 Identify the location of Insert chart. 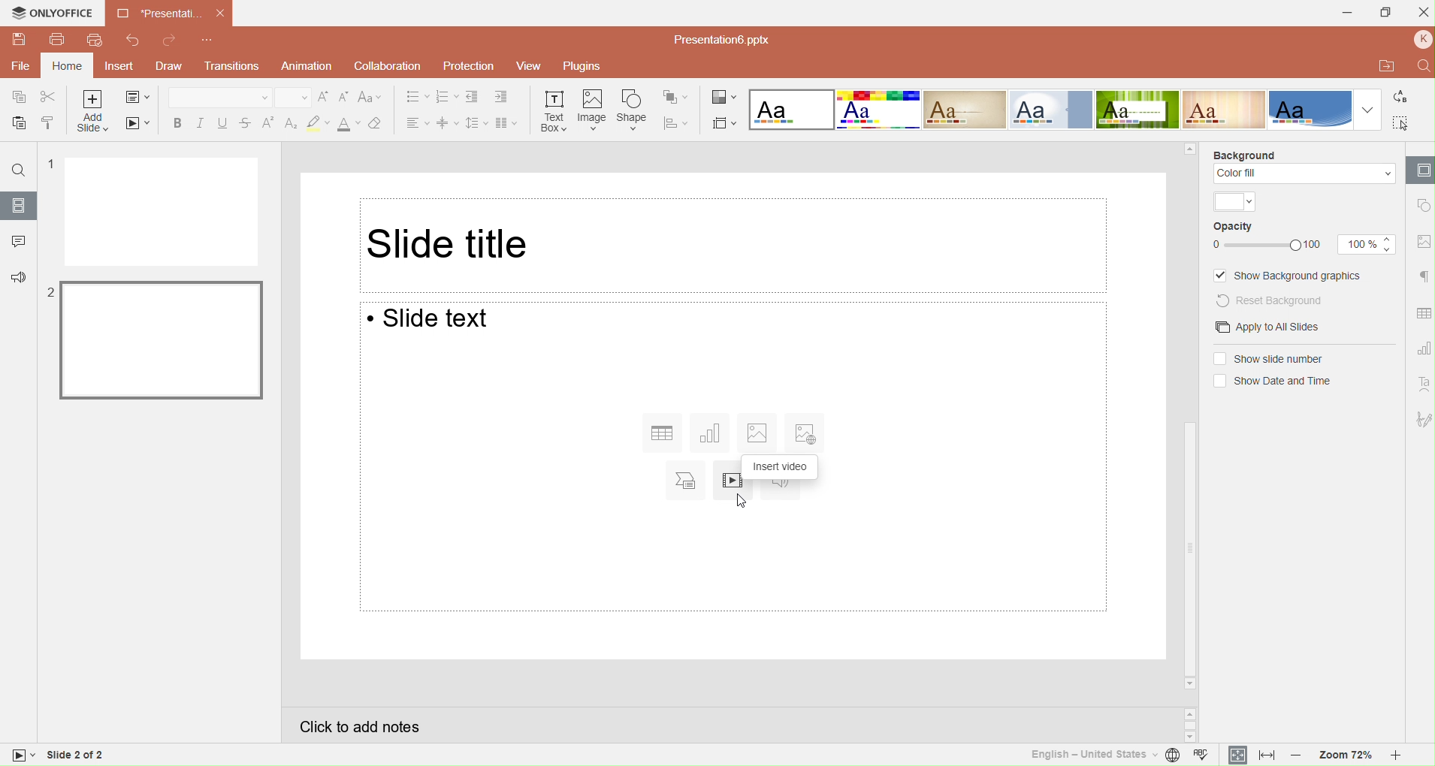
(711, 433).